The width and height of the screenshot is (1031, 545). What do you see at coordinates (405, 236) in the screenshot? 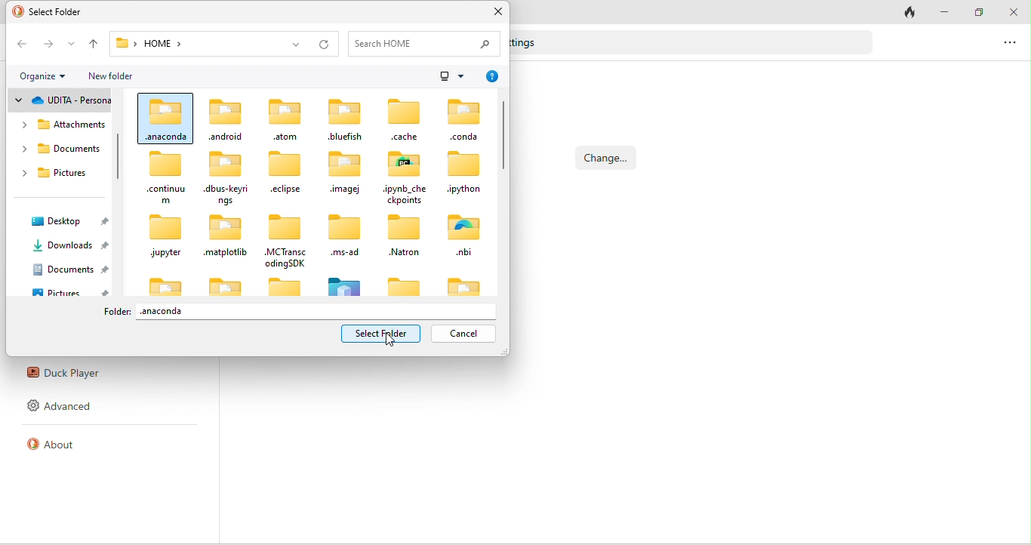
I see `.Natron` at bounding box center [405, 236].